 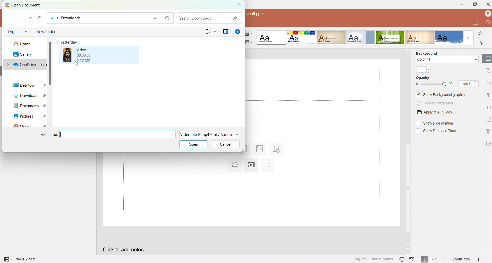 I want to click on Organize, so click(x=16, y=31).